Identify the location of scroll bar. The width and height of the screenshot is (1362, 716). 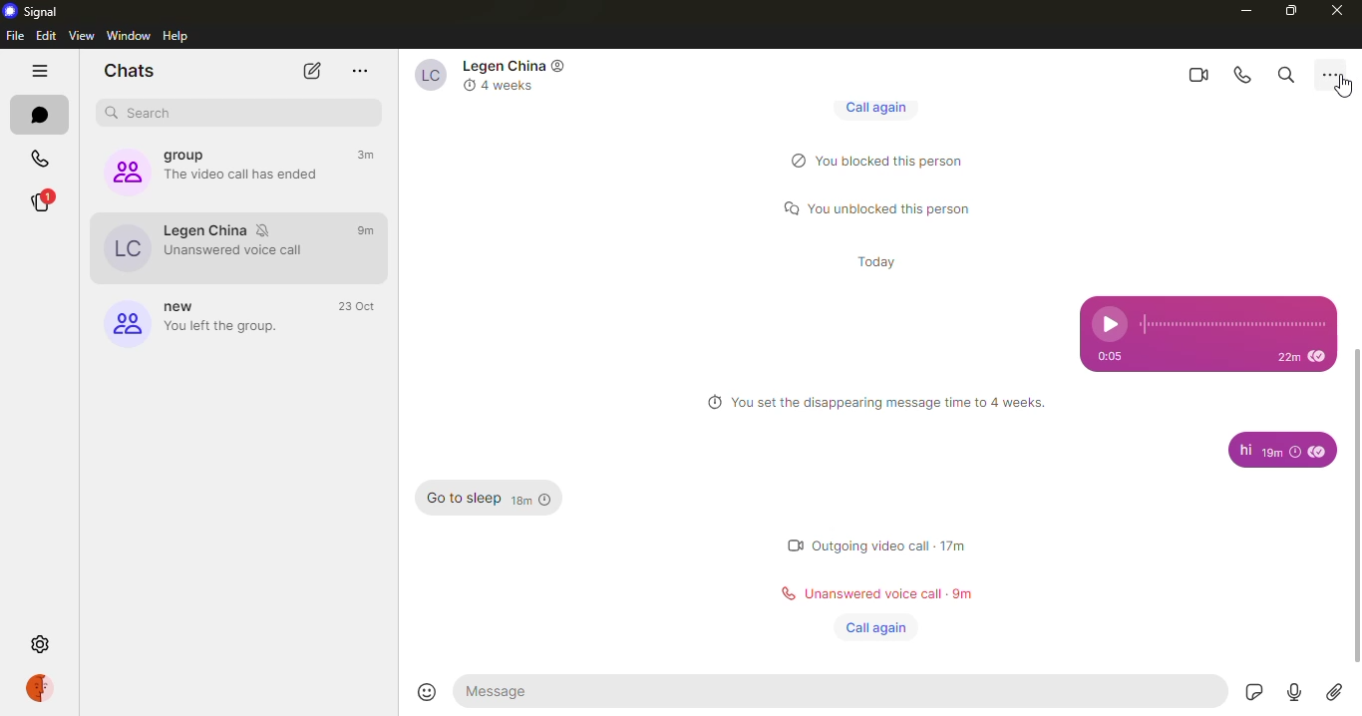
(1355, 512).